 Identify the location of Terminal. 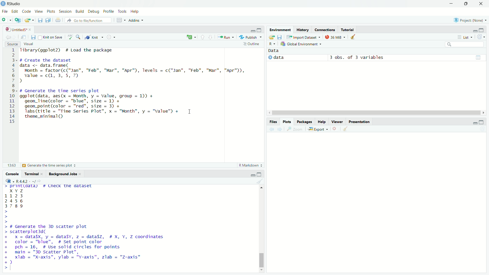
(31, 174).